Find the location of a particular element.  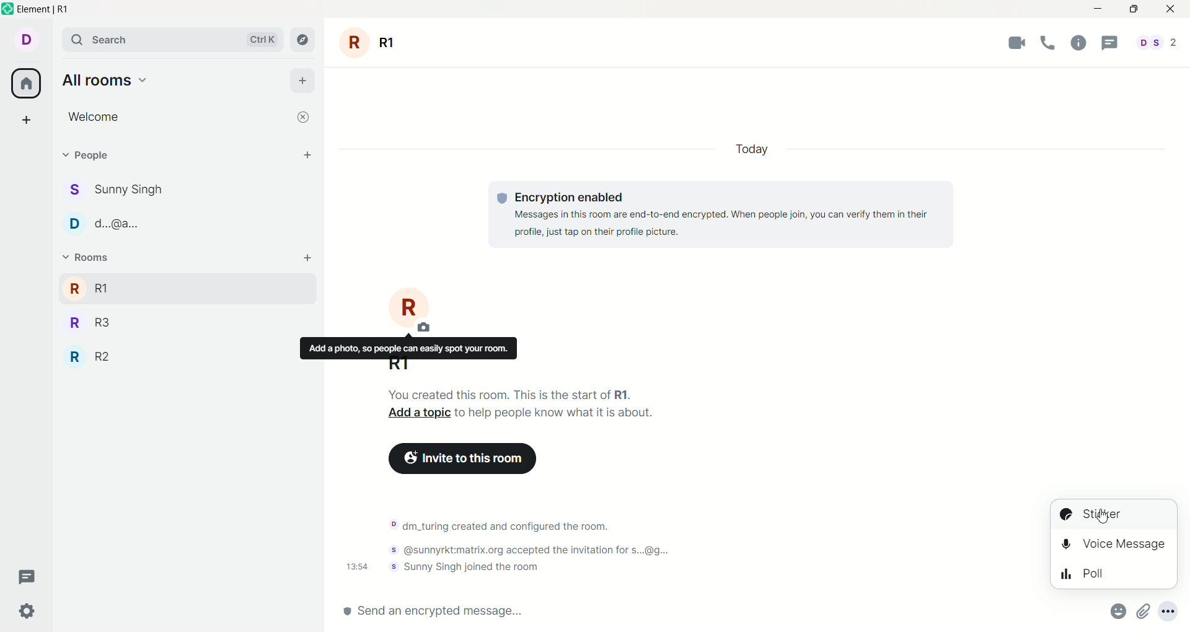

Click to invite more people to this room is located at coordinates (462, 459).